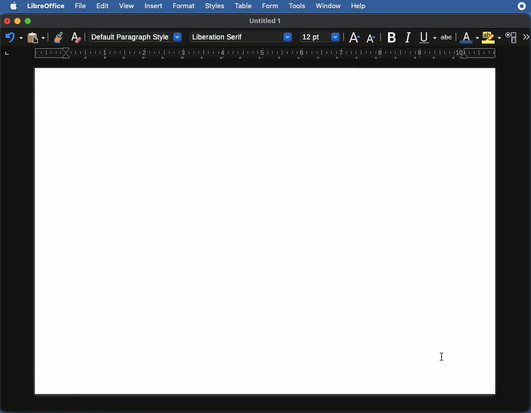  I want to click on Bold, so click(392, 37).